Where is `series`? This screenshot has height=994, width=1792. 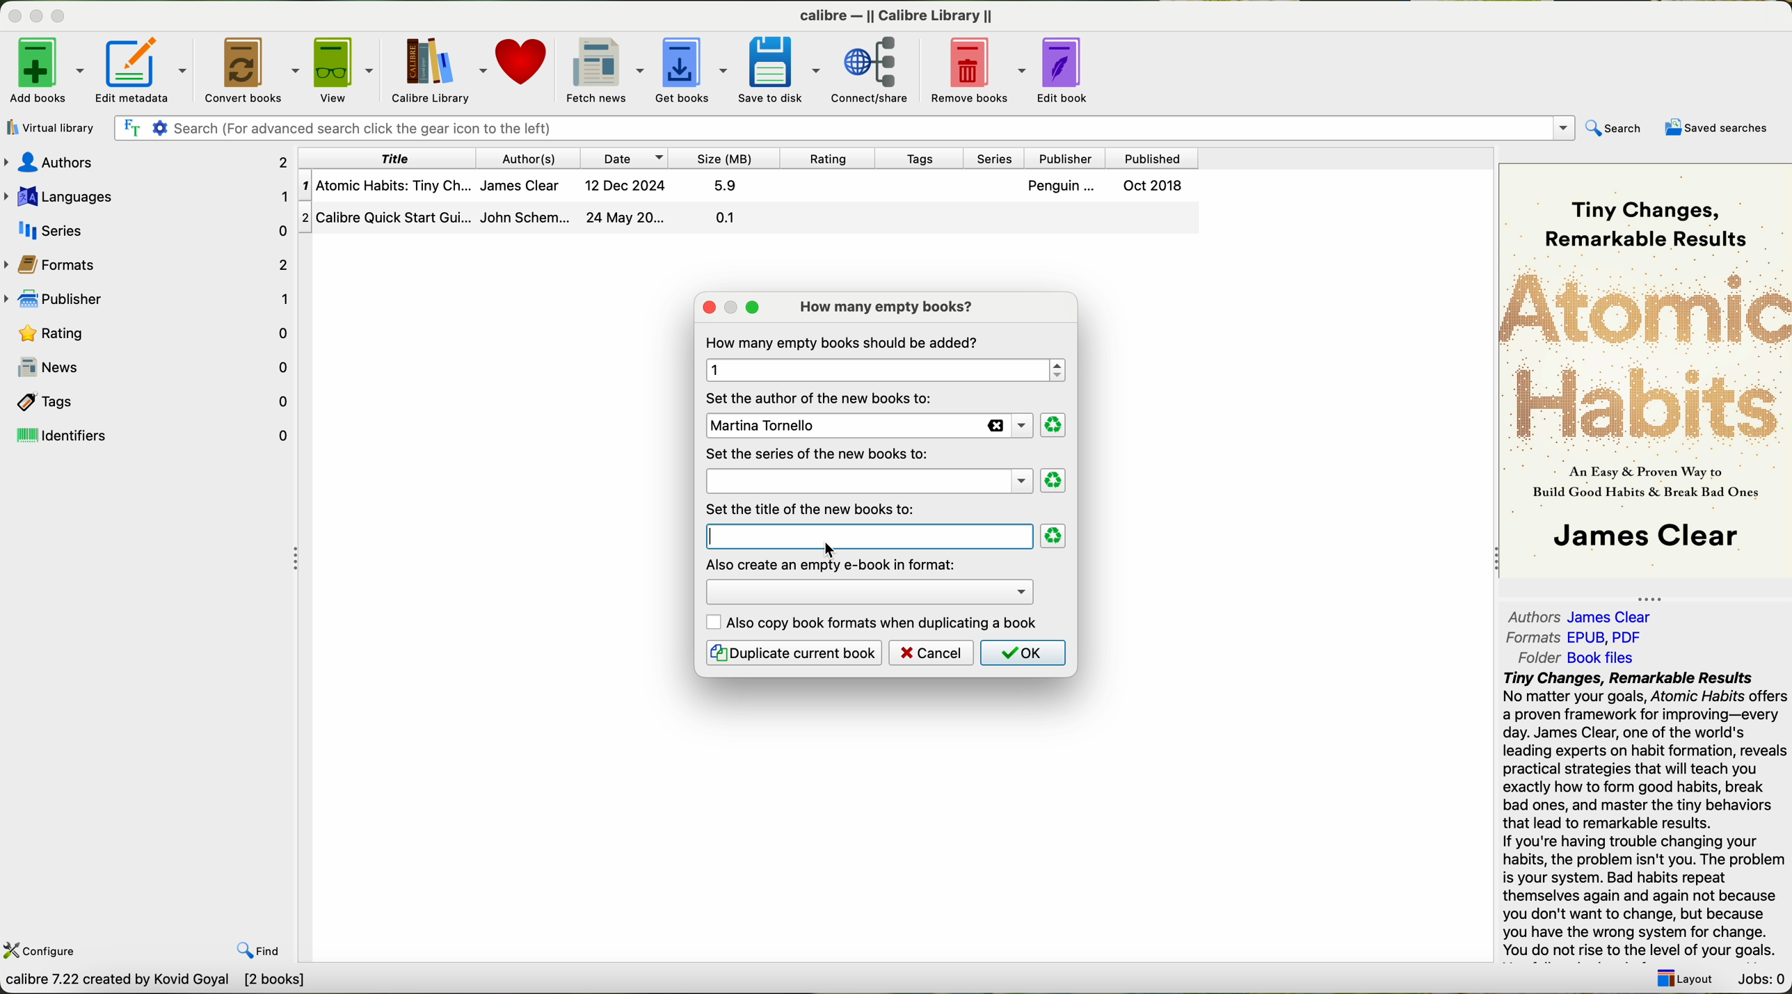
series is located at coordinates (1001, 158).